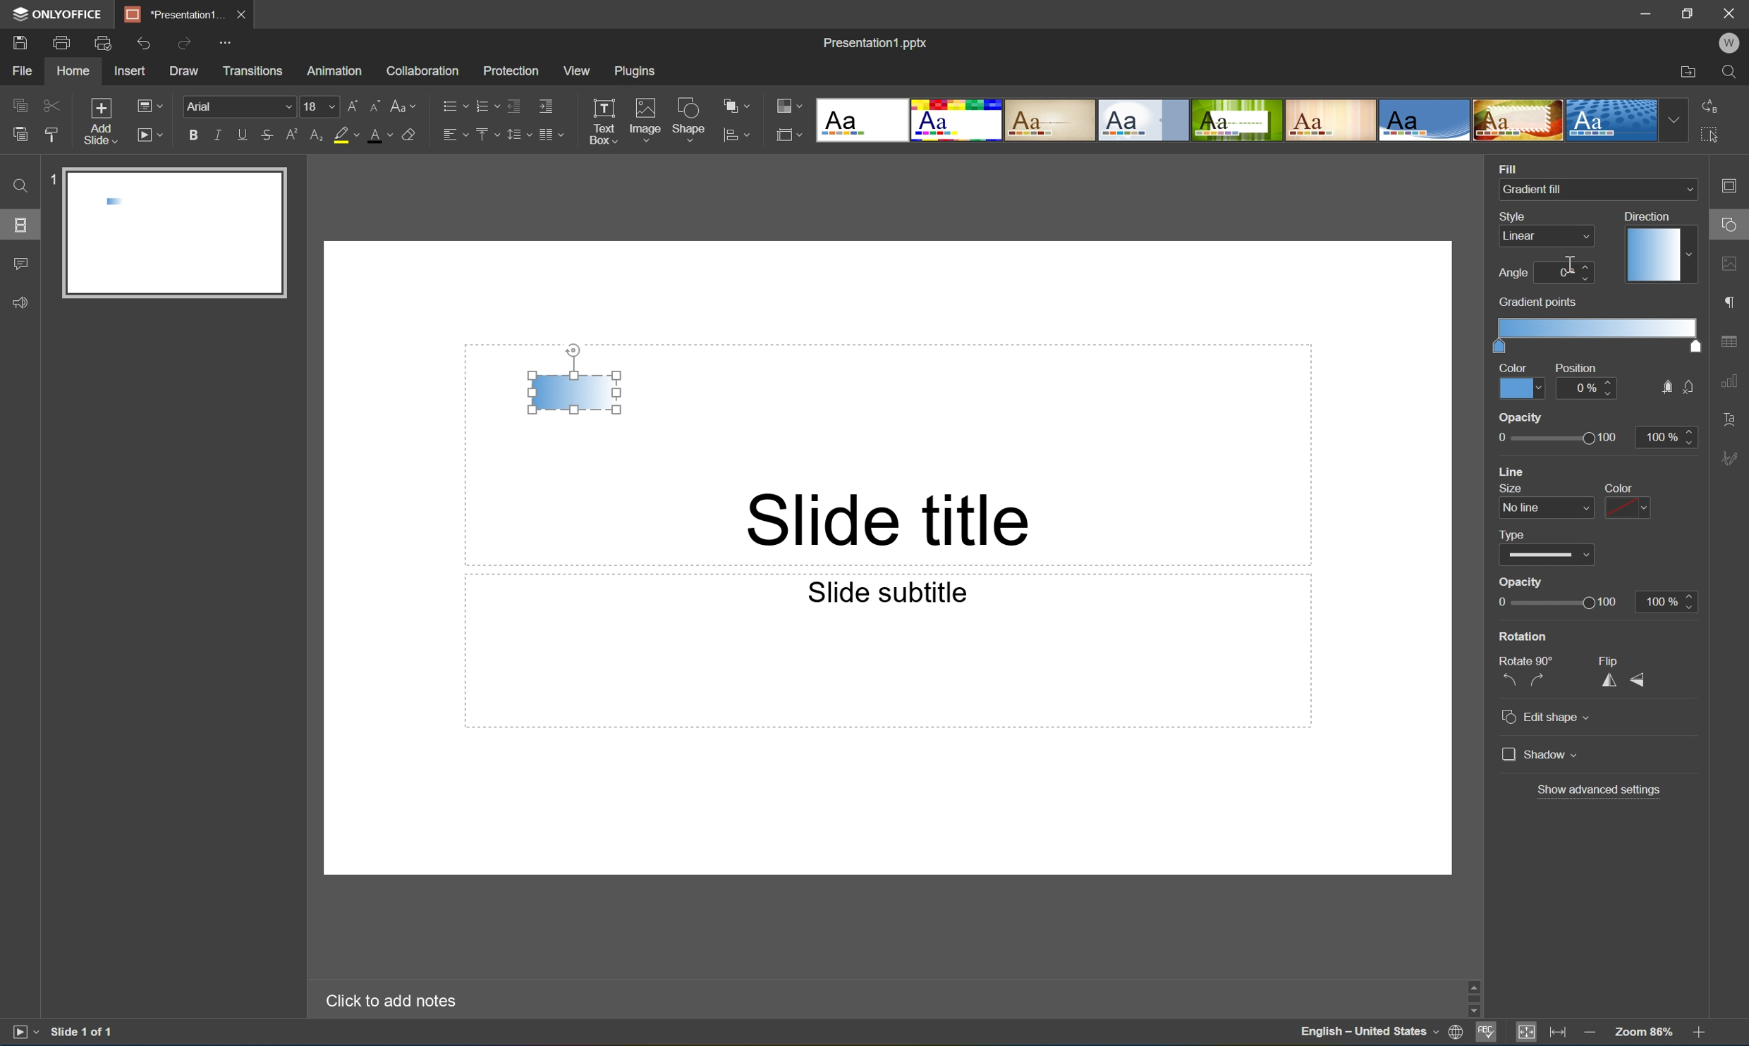  What do you see at coordinates (1369, 1033) in the screenshot?
I see `English - United States` at bounding box center [1369, 1033].